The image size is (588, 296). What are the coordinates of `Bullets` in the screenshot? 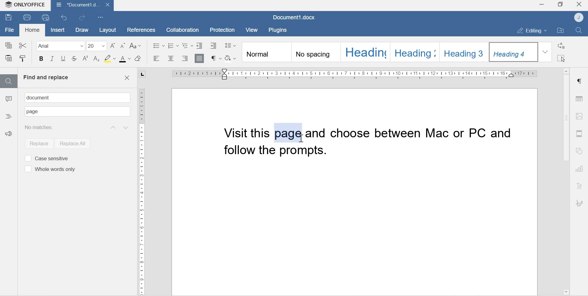 It's located at (158, 45).